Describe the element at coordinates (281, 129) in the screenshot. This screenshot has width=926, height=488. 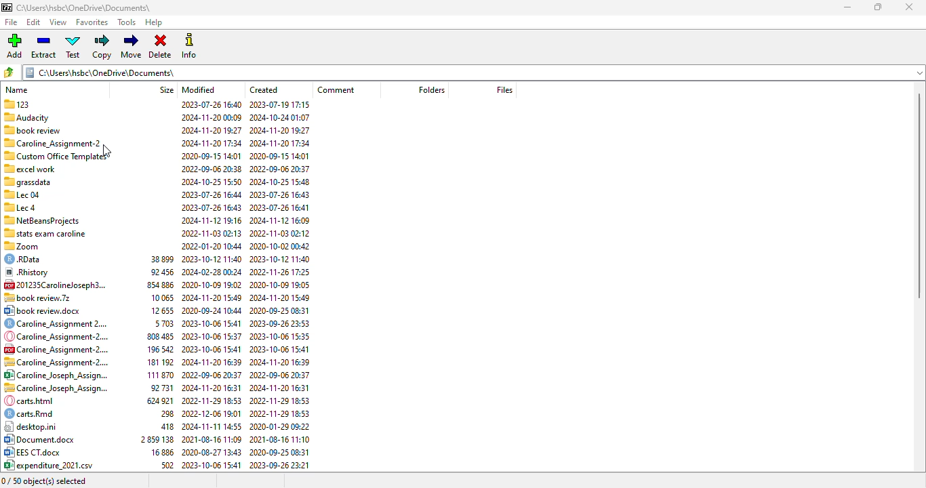
I see `2024-11-20 19:27` at that location.